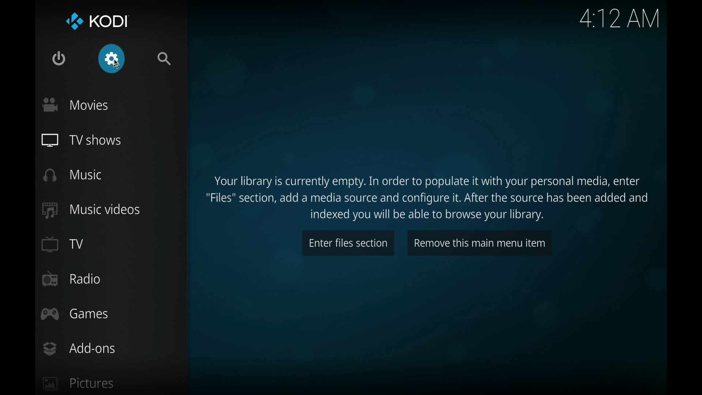 The width and height of the screenshot is (702, 395). Describe the element at coordinates (75, 104) in the screenshot. I see `movies` at that location.